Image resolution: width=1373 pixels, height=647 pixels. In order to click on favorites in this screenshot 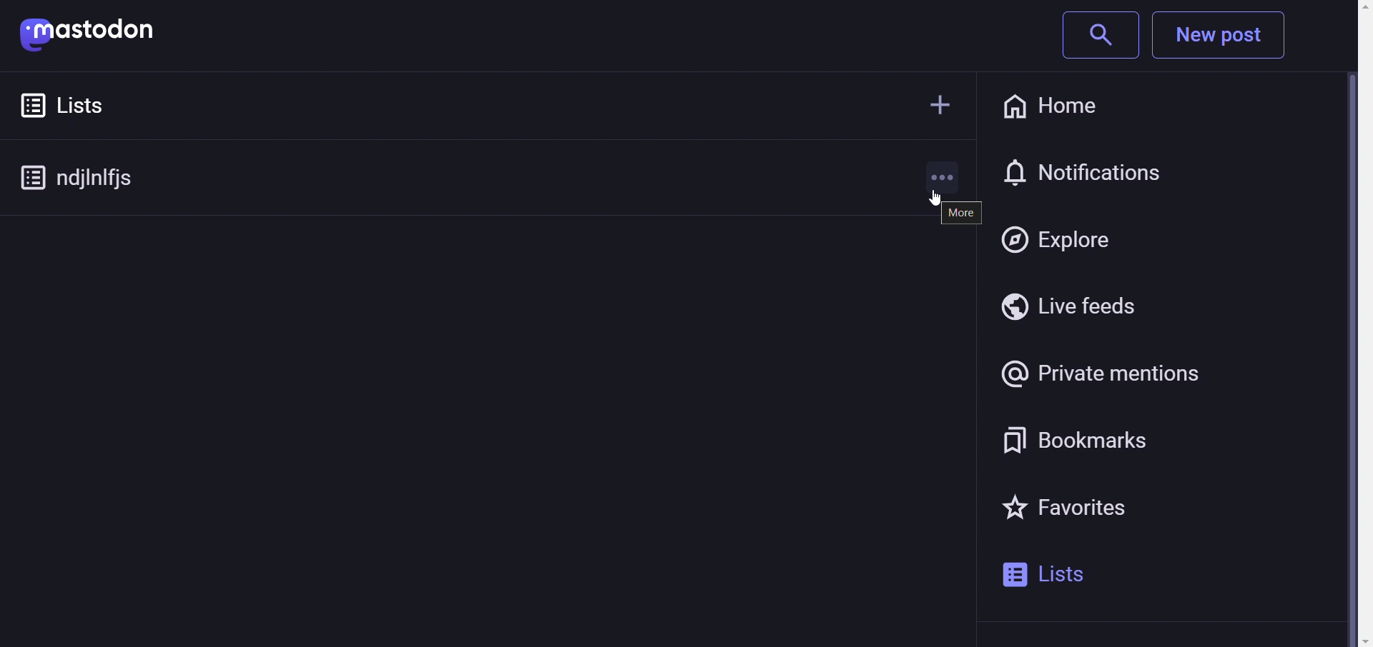, I will do `click(1063, 511)`.